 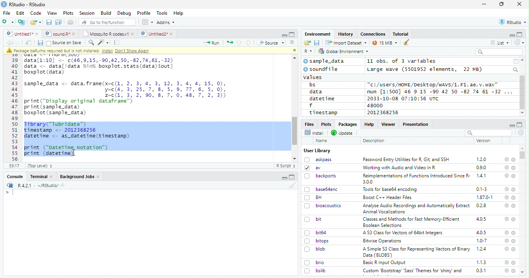 What do you see at coordinates (295, 159) in the screenshot?
I see `scroll down` at bounding box center [295, 159].